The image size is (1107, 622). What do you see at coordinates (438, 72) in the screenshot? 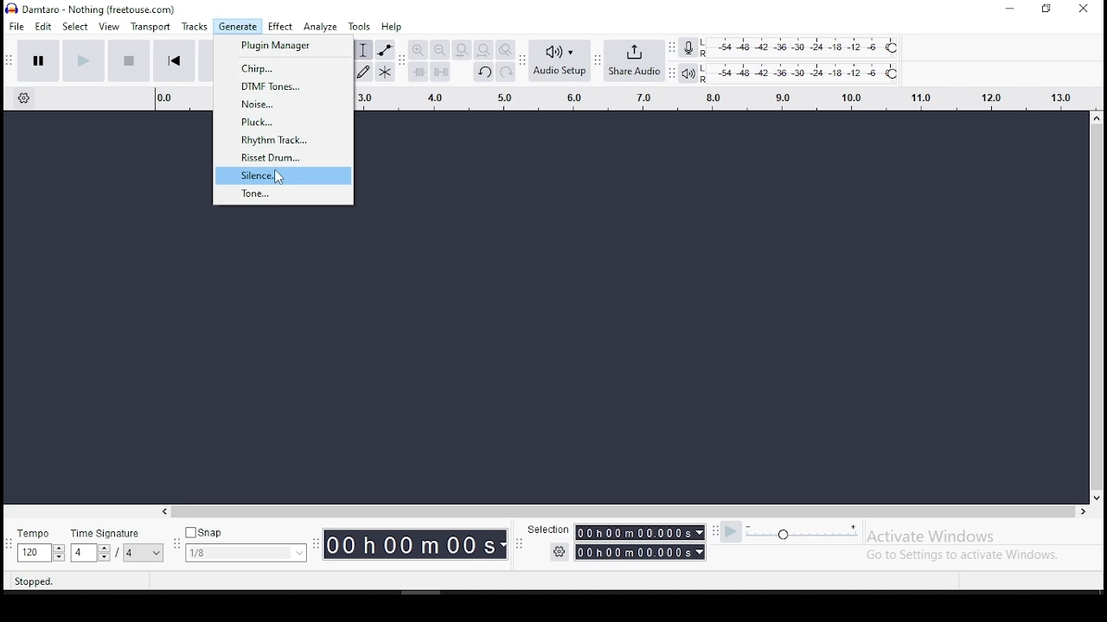
I see `silence audio signal` at bounding box center [438, 72].